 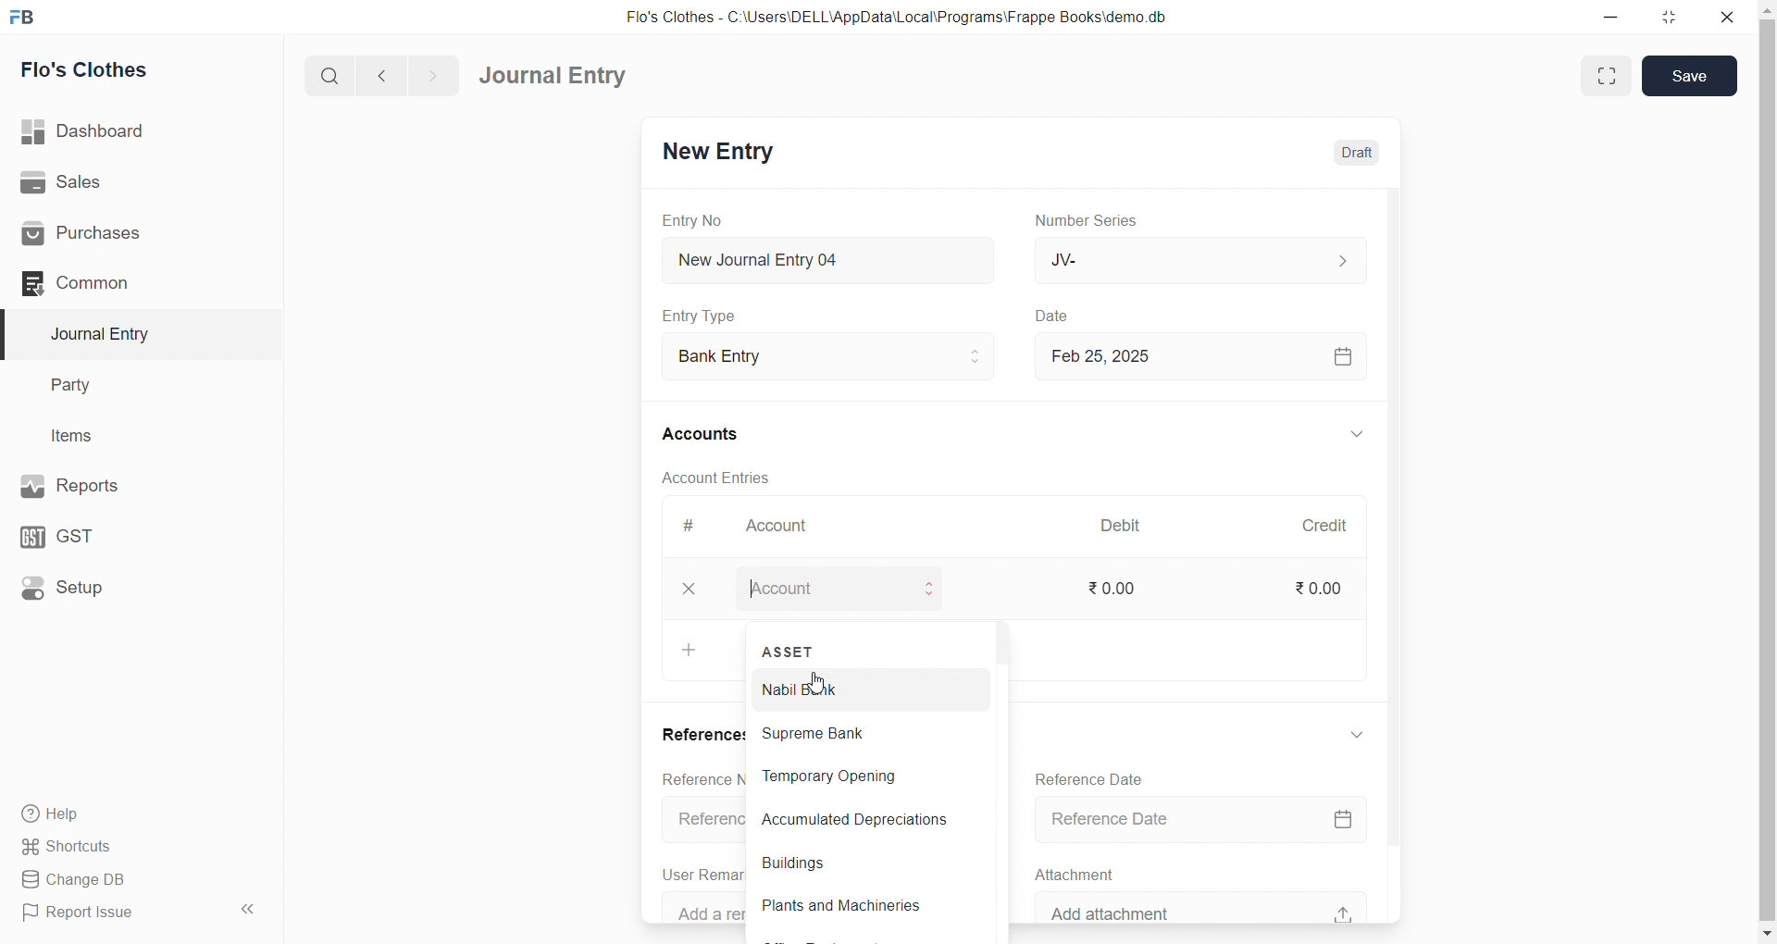 I want to click on Bank Entry, so click(x=837, y=357).